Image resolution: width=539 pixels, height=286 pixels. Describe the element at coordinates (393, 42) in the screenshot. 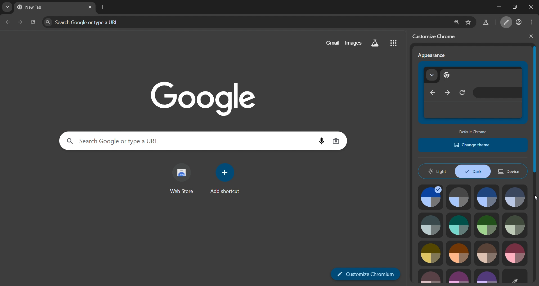

I see `google apps` at that location.